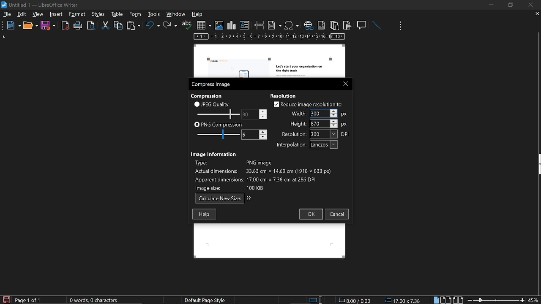 The width and height of the screenshot is (541, 304). Describe the element at coordinates (320, 25) in the screenshot. I see `insert footnote` at that location.